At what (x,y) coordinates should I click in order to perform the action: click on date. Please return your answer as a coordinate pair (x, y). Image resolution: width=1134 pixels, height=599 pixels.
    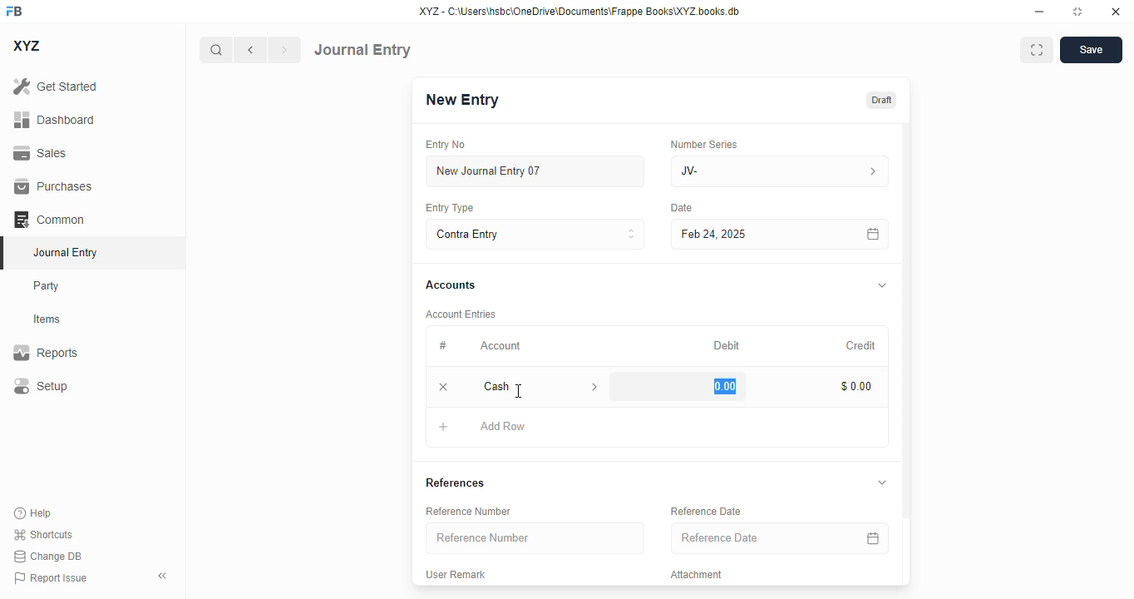
    Looking at the image, I should click on (682, 208).